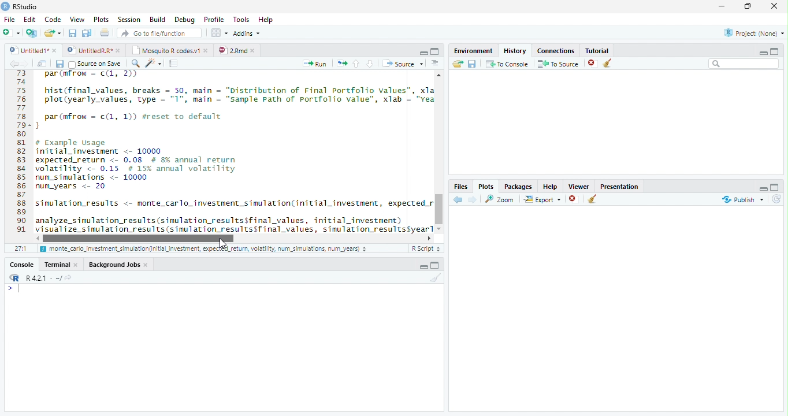  Describe the element at coordinates (232, 153) in the screenshot. I see `Code` at that location.